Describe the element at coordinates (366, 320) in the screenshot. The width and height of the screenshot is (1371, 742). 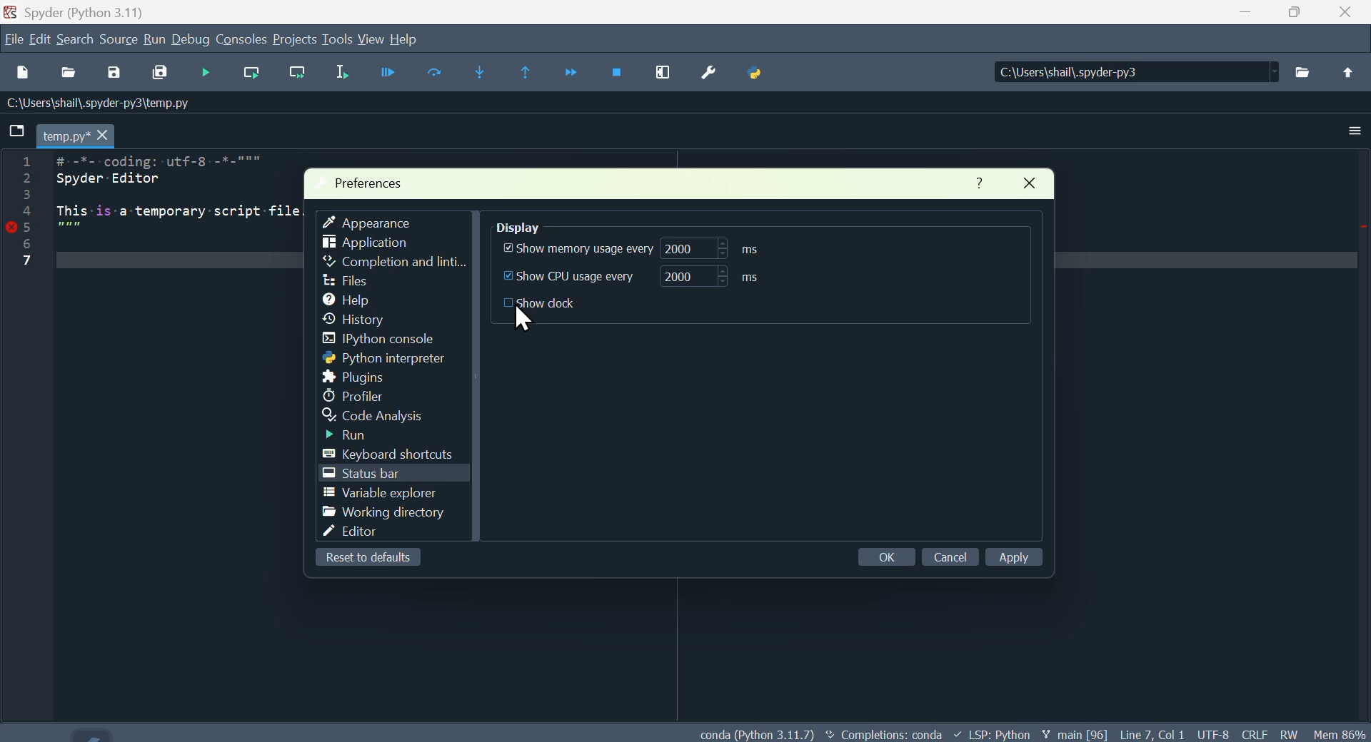
I see `history` at that location.